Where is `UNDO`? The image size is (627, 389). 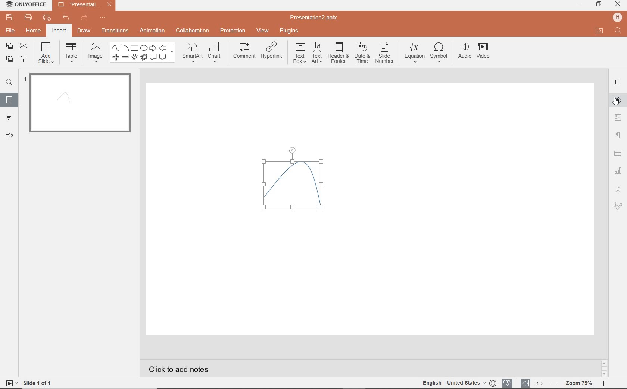
UNDO is located at coordinates (66, 19).